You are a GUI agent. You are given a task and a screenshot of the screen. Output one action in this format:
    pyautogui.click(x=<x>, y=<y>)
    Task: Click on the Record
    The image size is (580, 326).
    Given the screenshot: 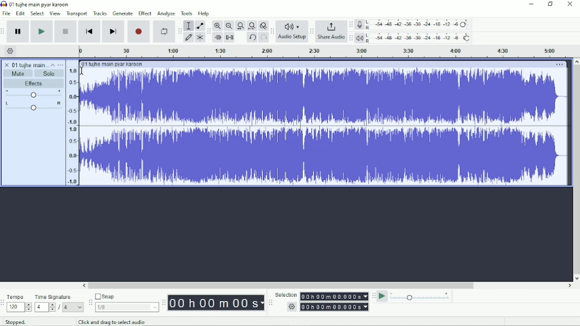 What is the action you would take?
    pyautogui.click(x=139, y=31)
    